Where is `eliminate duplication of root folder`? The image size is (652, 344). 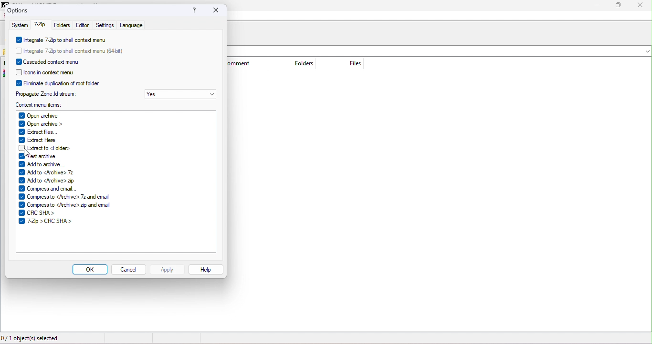 eliminate duplication of root folder is located at coordinates (61, 82).